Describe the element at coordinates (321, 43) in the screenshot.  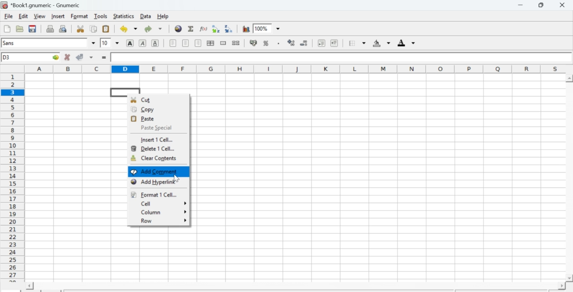
I see `Decrease indent` at that location.